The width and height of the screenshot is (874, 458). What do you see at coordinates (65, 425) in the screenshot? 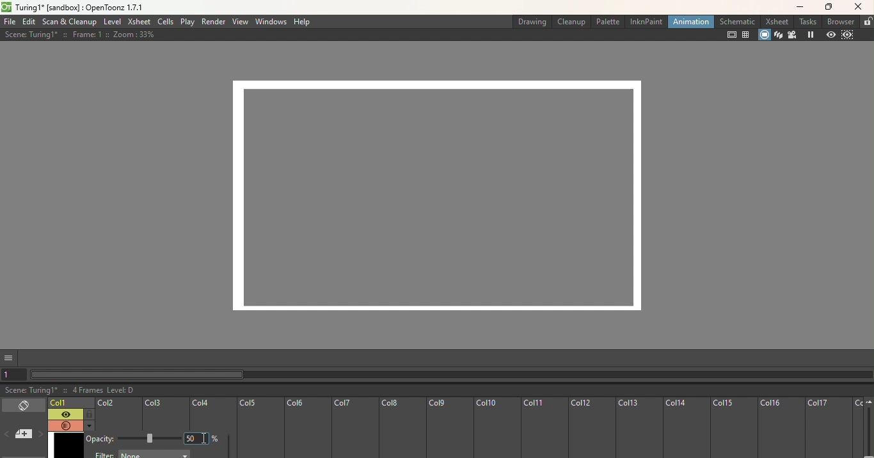
I see `Camera stand visibility toggle` at bounding box center [65, 425].